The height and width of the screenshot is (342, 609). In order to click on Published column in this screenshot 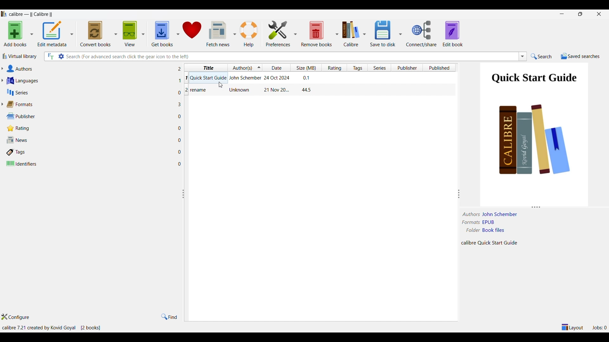, I will do `click(441, 67)`.